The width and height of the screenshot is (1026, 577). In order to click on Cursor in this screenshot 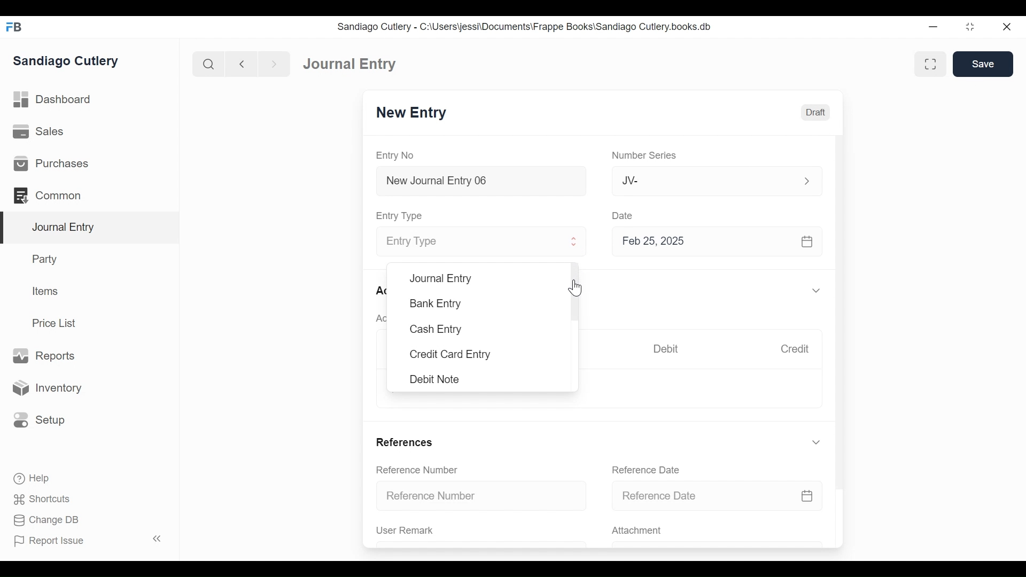, I will do `click(577, 287)`.